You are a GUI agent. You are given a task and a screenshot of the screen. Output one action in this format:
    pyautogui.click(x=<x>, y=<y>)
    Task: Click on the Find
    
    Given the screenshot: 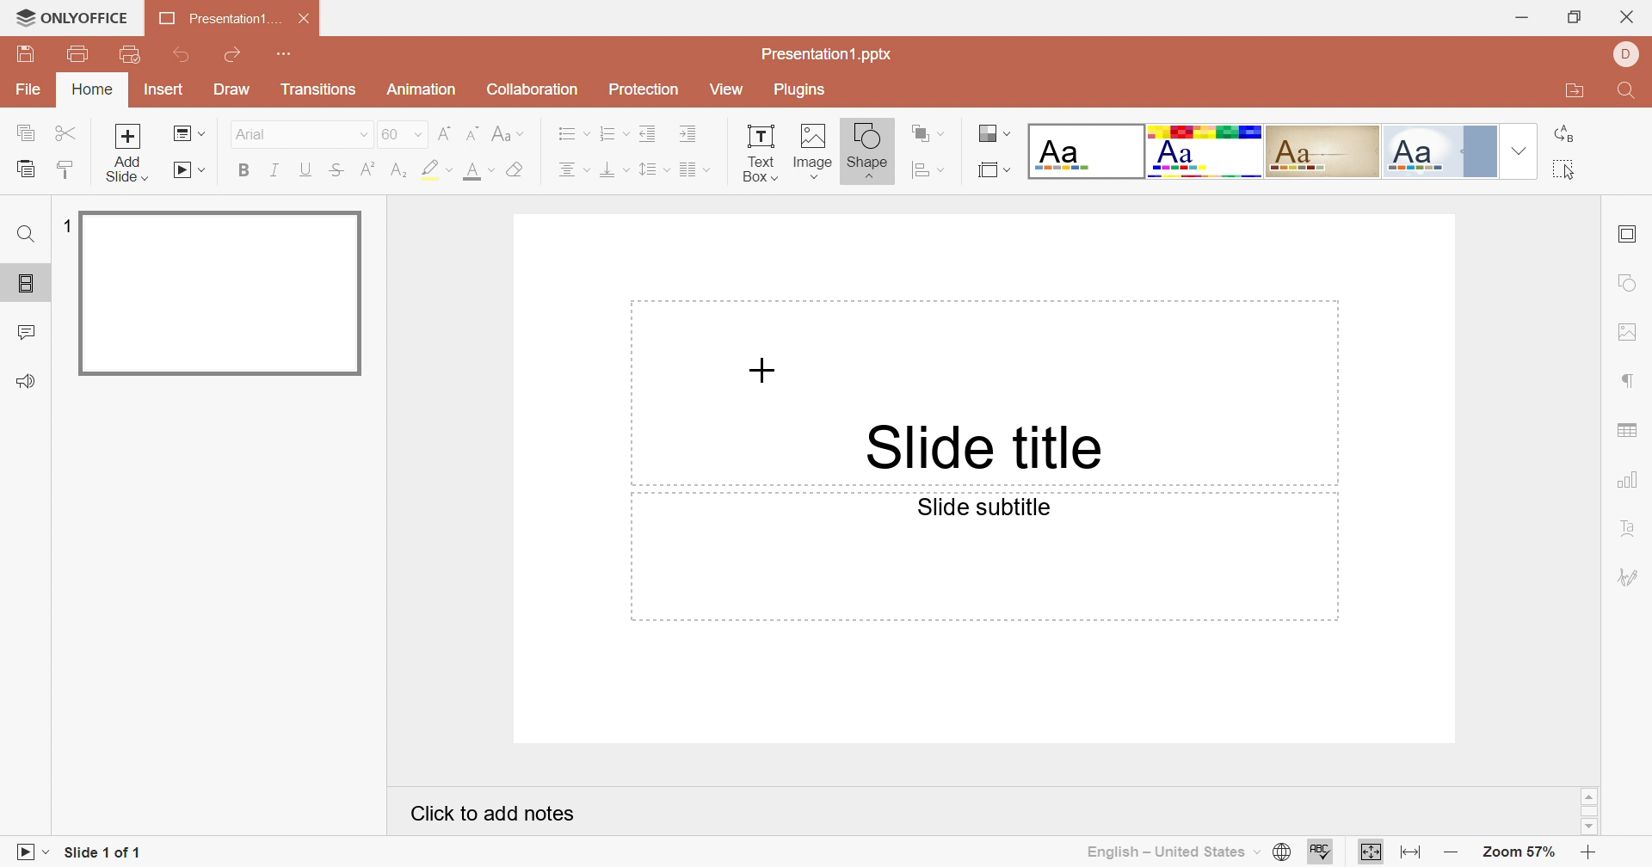 What is the action you would take?
    pyautogui.click(x=28, y=234)
    